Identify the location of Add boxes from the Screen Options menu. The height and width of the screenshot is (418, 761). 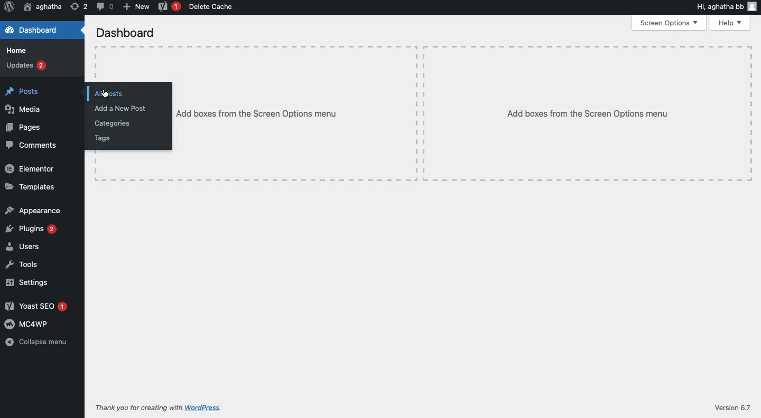
(256, 113).